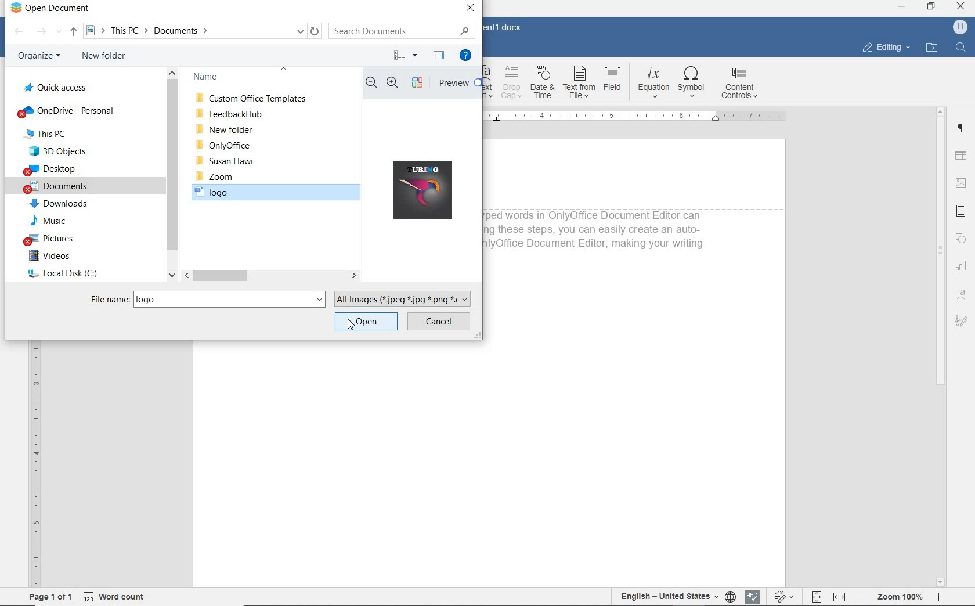 The image size is (975, 606). I want to click on English — United States + ({[), so click(670, 597).